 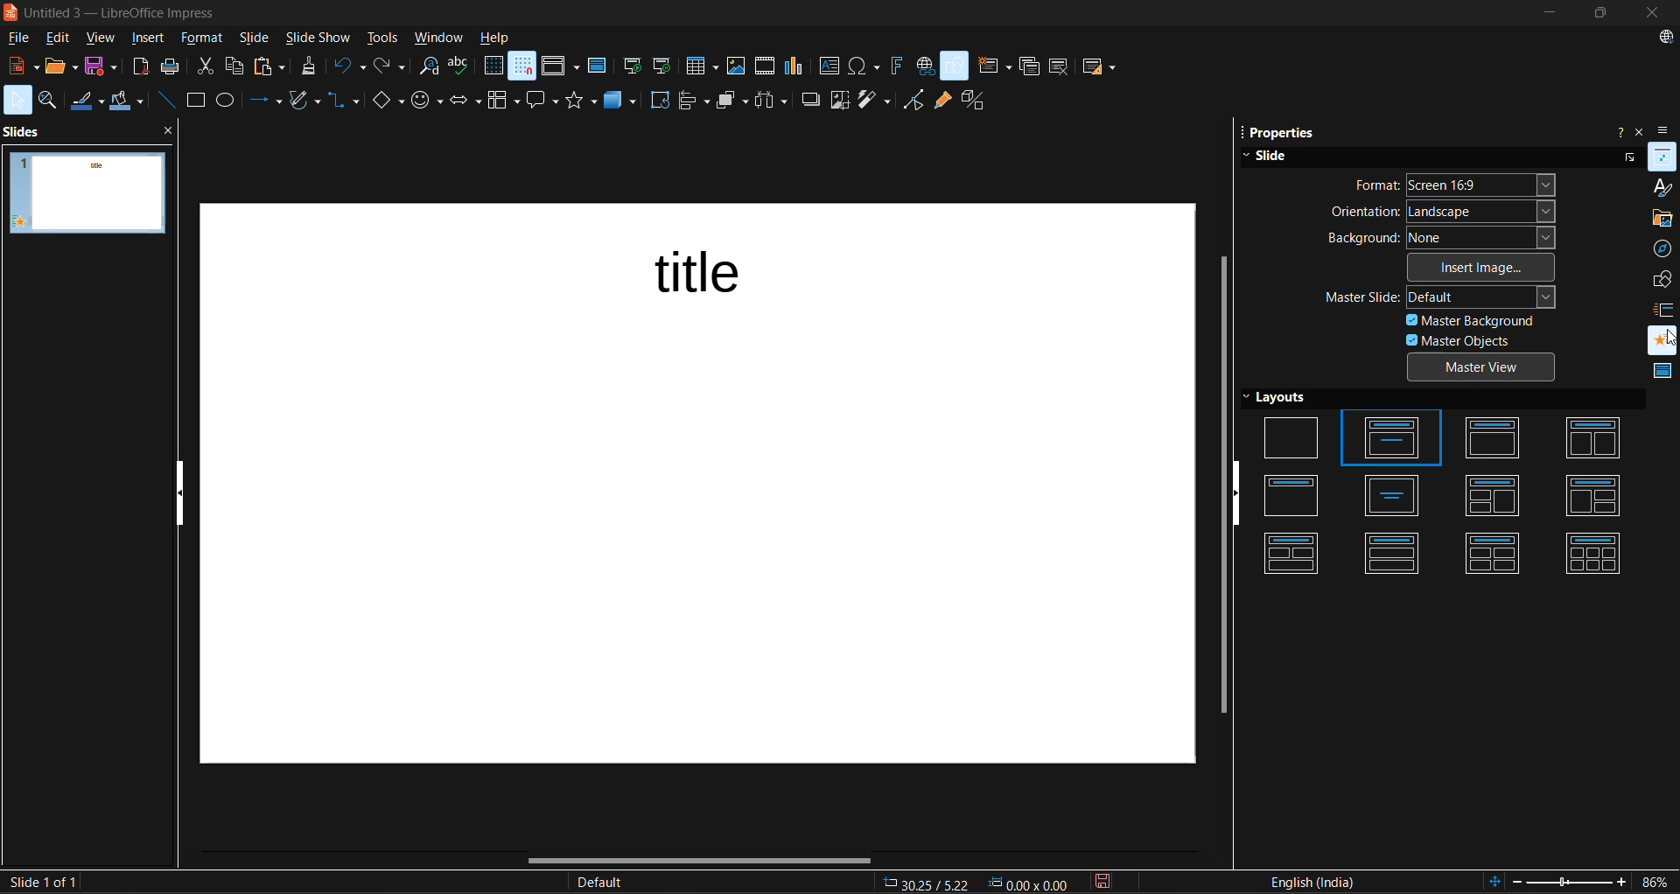 I want to click on master background, so click(x=1473, y=319).